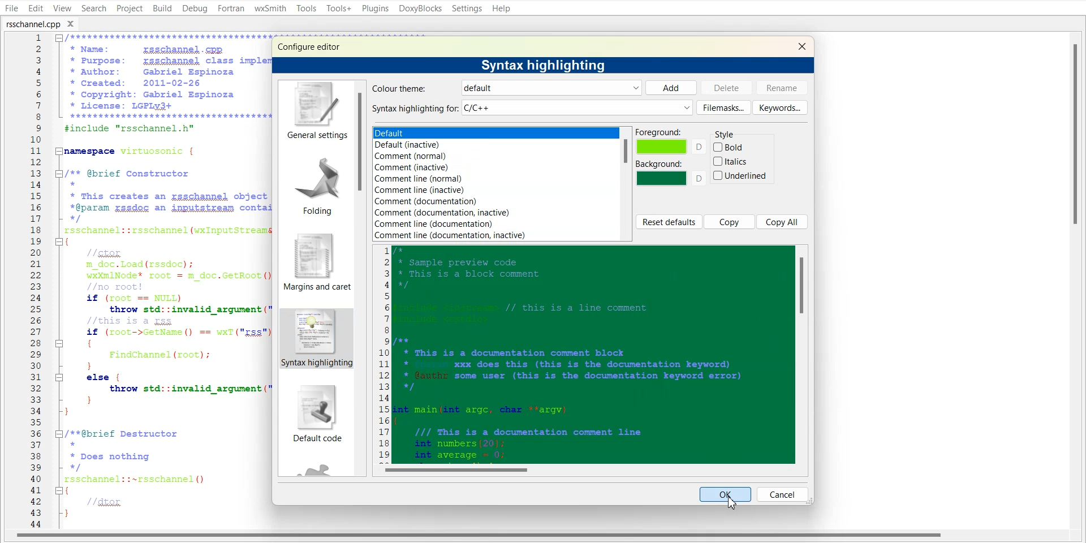  What do you see at coordinates (231, 8) in the screenshot?
I see `Fortran` at bounding box center [231, 8].